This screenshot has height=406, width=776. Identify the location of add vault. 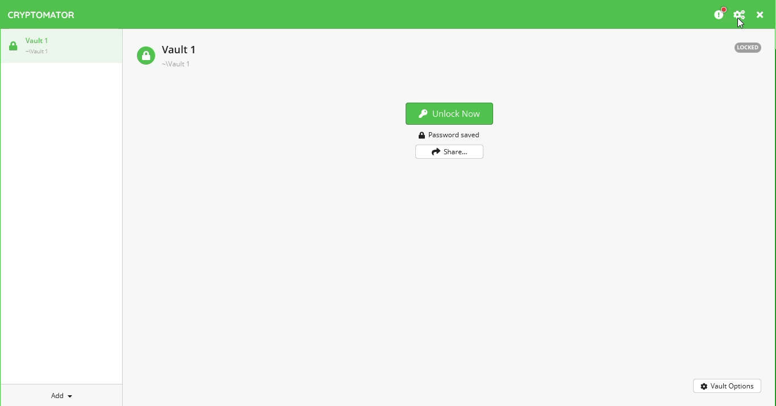
(64, 396).